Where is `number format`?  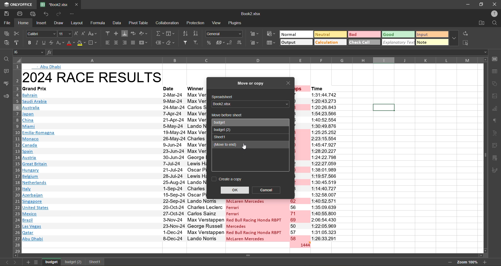 number format is located at coordinates (225, 33).